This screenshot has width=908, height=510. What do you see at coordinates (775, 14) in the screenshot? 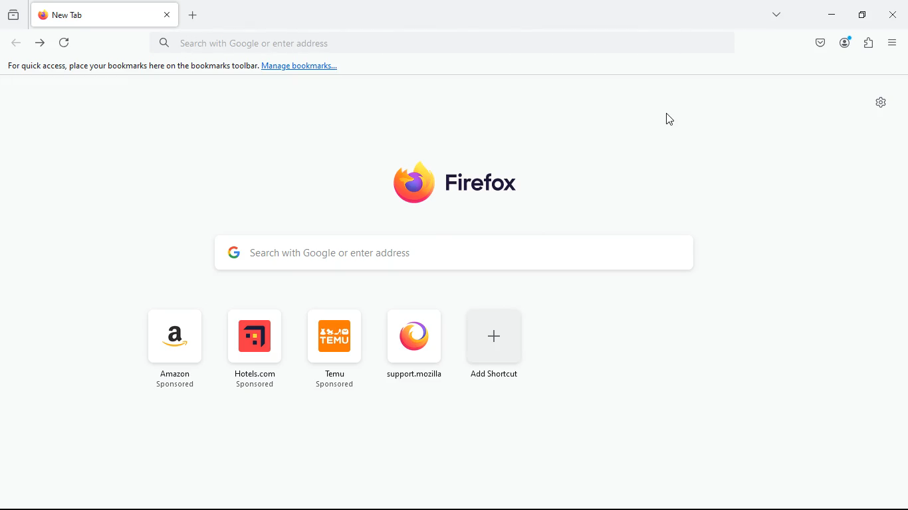
I see `more` at bounding box center [775, 14].